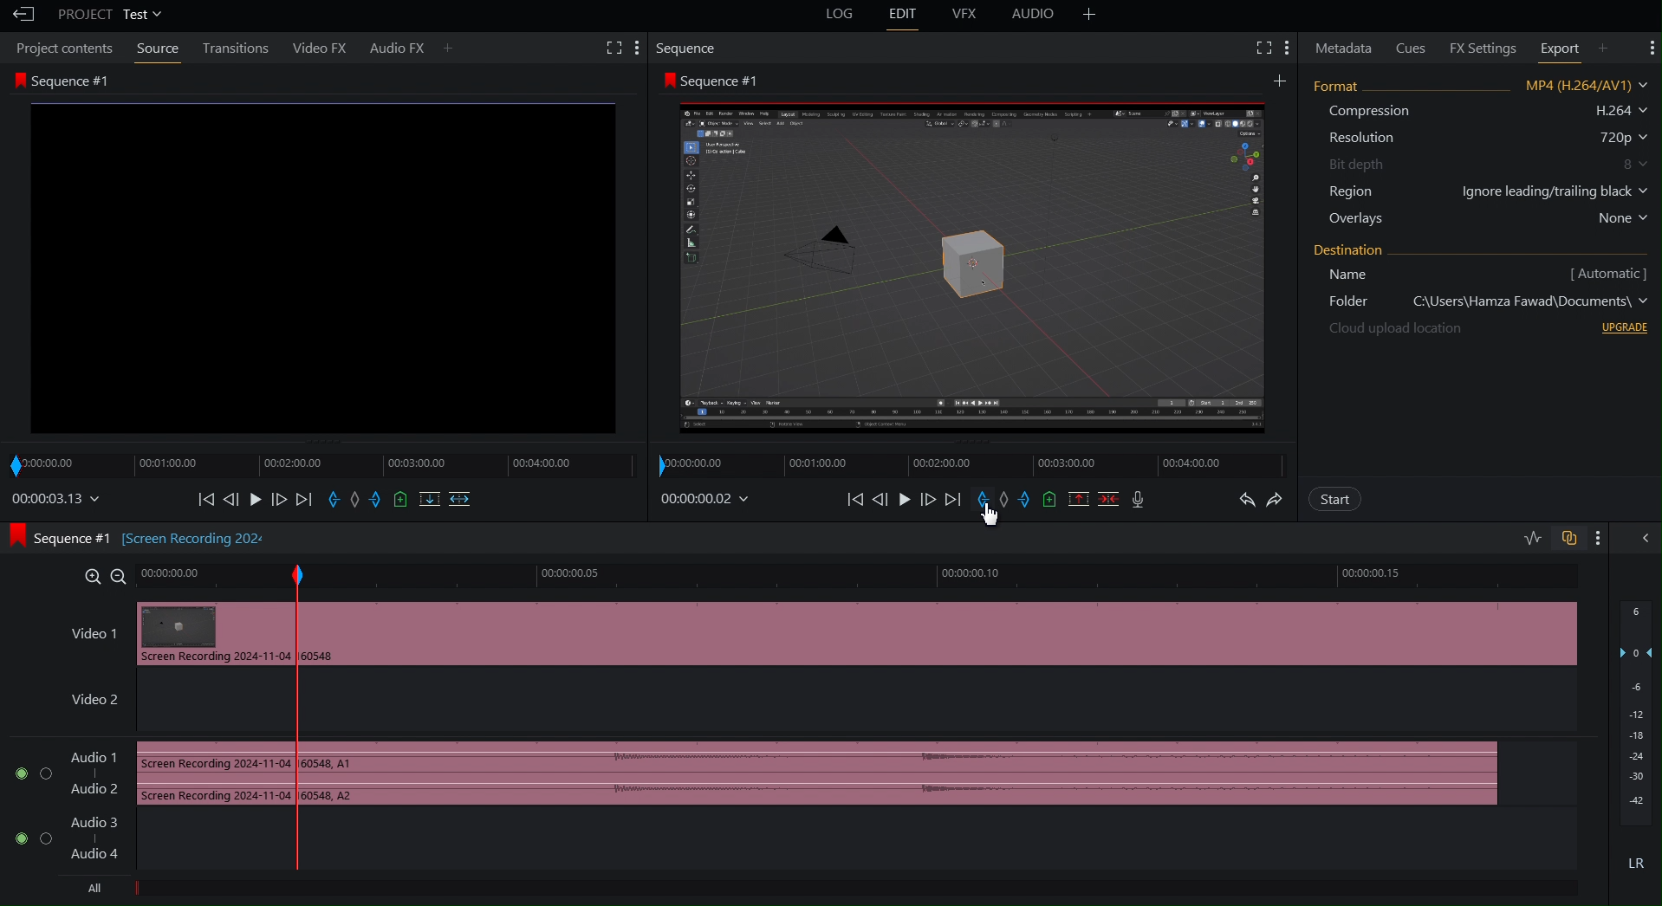 This screenshot has width=1662, height=906. I want to click on Timestamp, so click(710, 498).